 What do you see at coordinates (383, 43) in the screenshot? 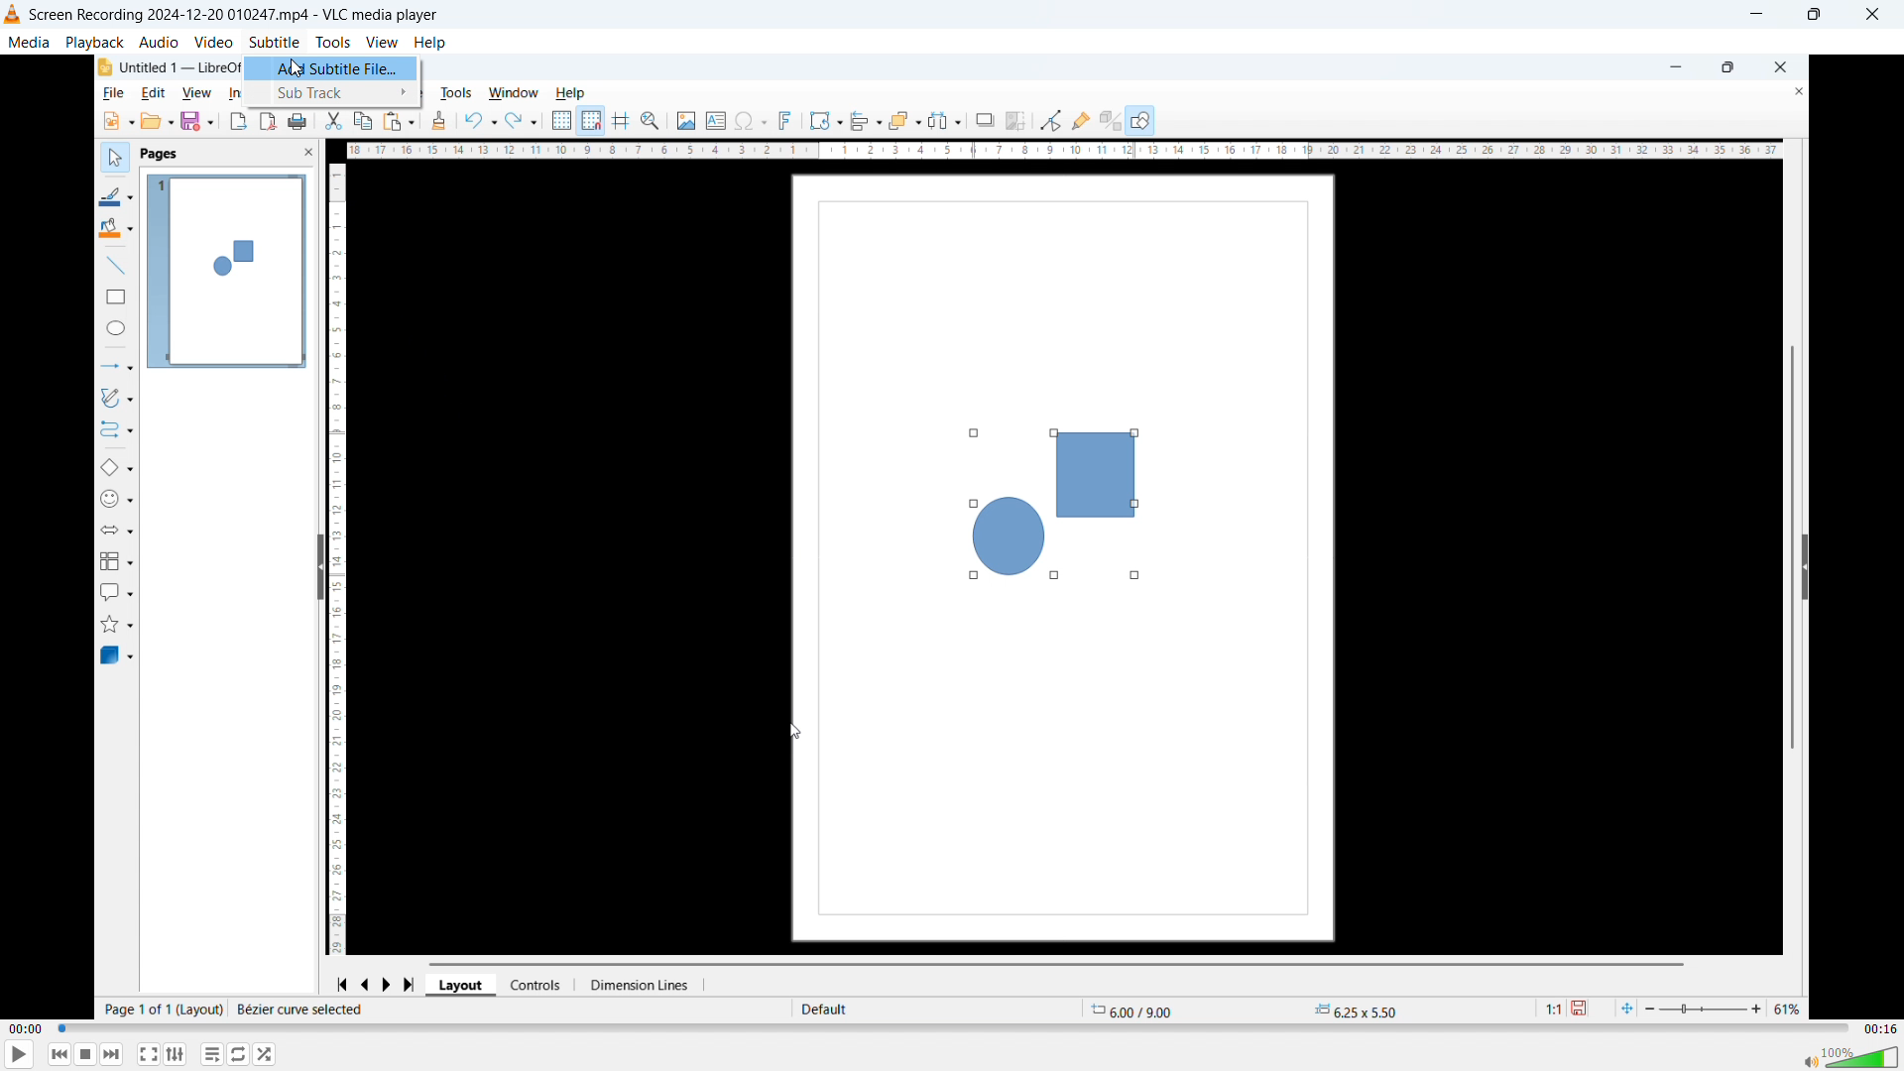
I see `view ` at bounding box center [383, 43].